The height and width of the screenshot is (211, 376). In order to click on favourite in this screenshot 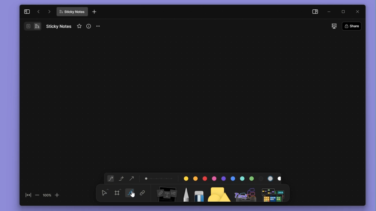, I will do `click(80, 26)`.